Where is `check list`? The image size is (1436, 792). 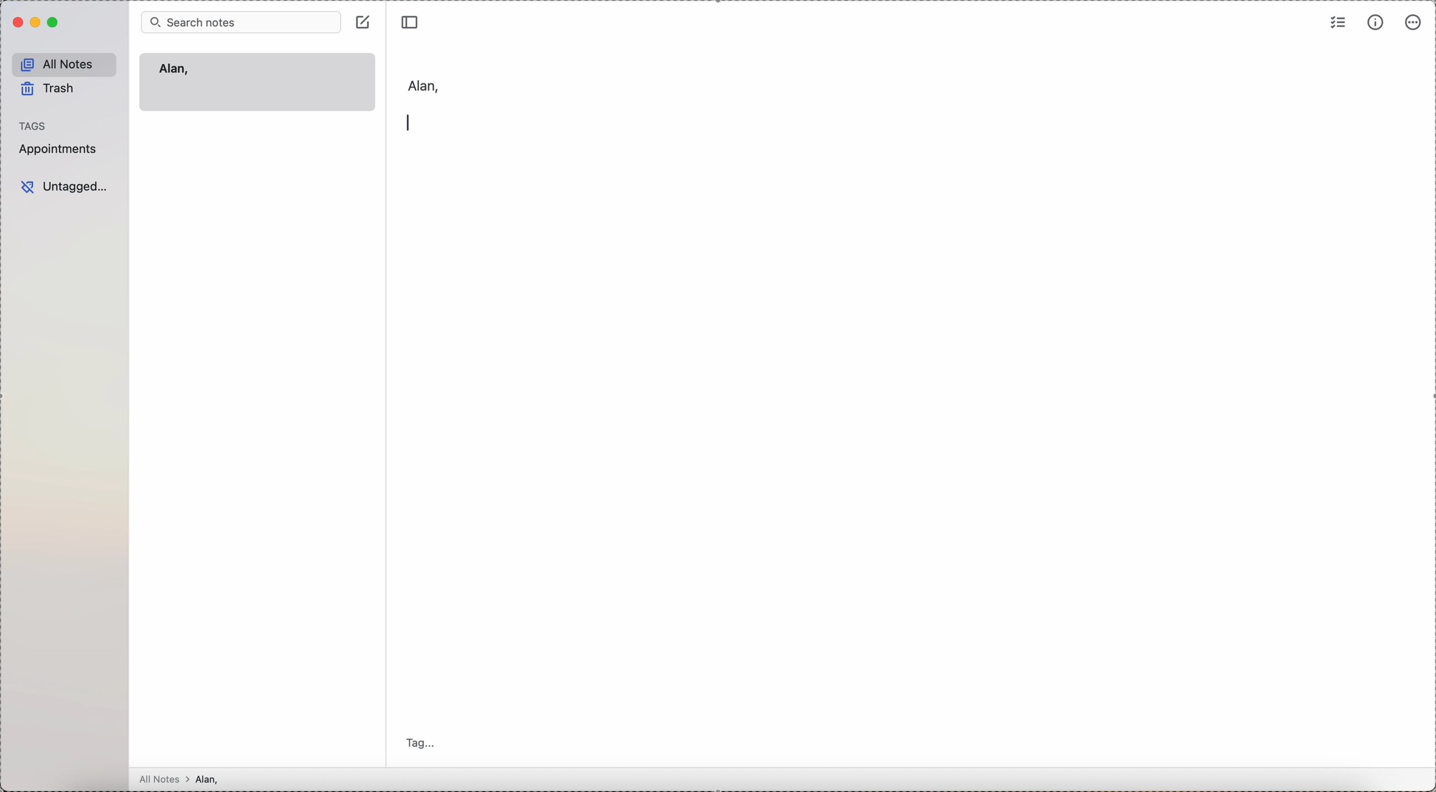 check list is located at coordinates (1338, 21).